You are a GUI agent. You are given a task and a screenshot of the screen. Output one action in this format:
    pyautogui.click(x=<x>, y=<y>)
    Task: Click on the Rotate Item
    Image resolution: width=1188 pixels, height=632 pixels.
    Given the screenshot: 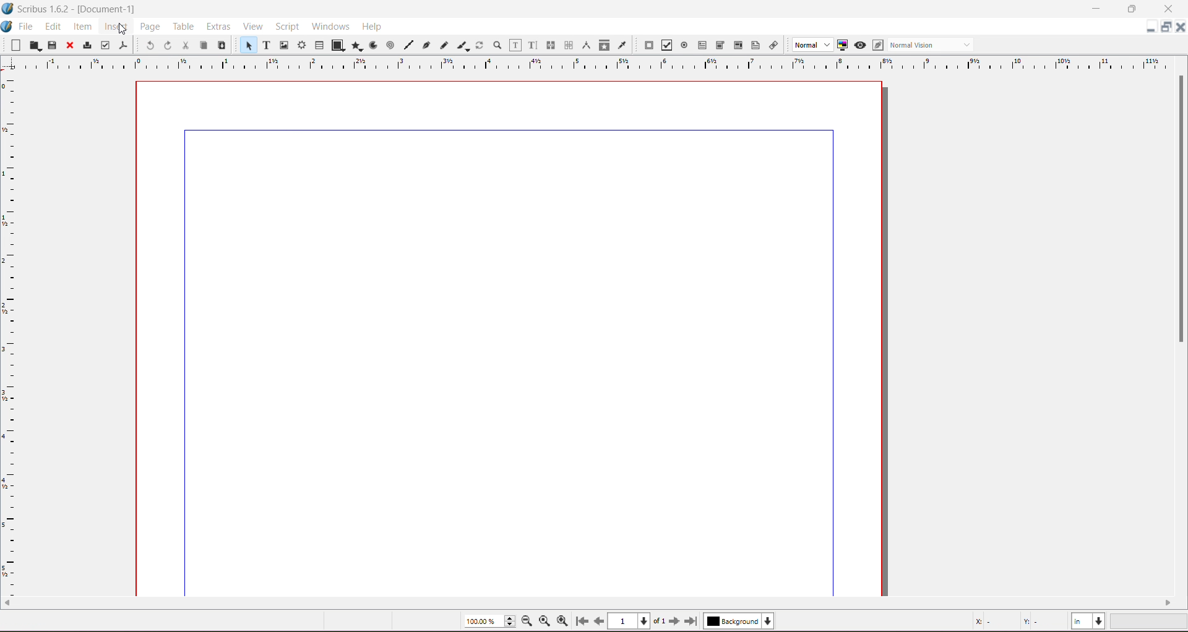 What is the action you would take?
    pyautogui.click(x=479, y=45)
    